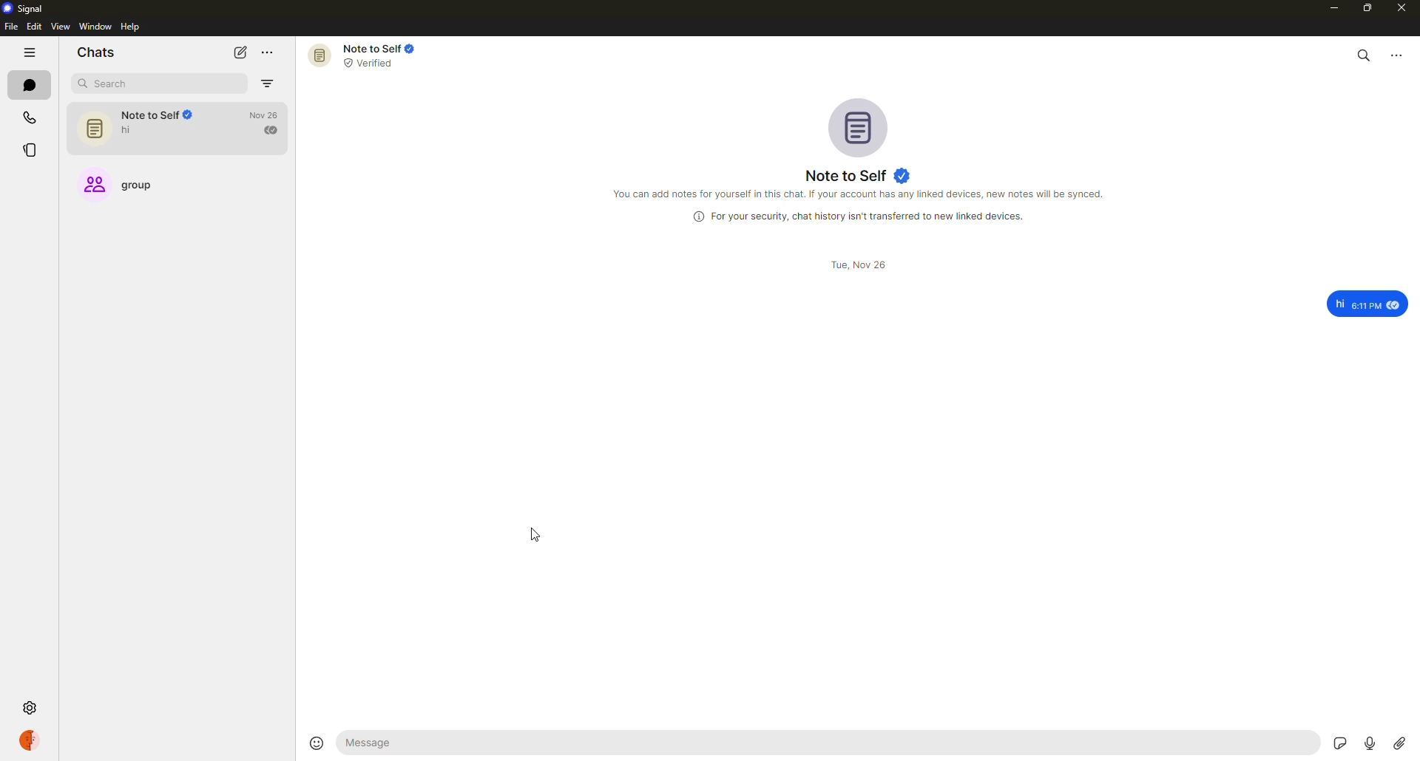  What do you see at coordinates (30, 117) in the screenshot?
I see `calls` at bounding box center [30, 117].